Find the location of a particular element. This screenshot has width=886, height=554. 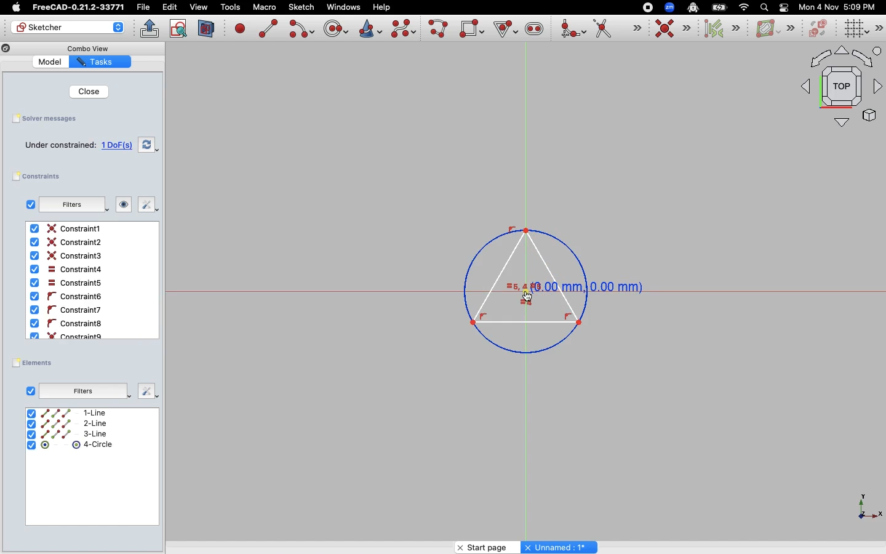

Zoom is located at coordinates (670, 7).